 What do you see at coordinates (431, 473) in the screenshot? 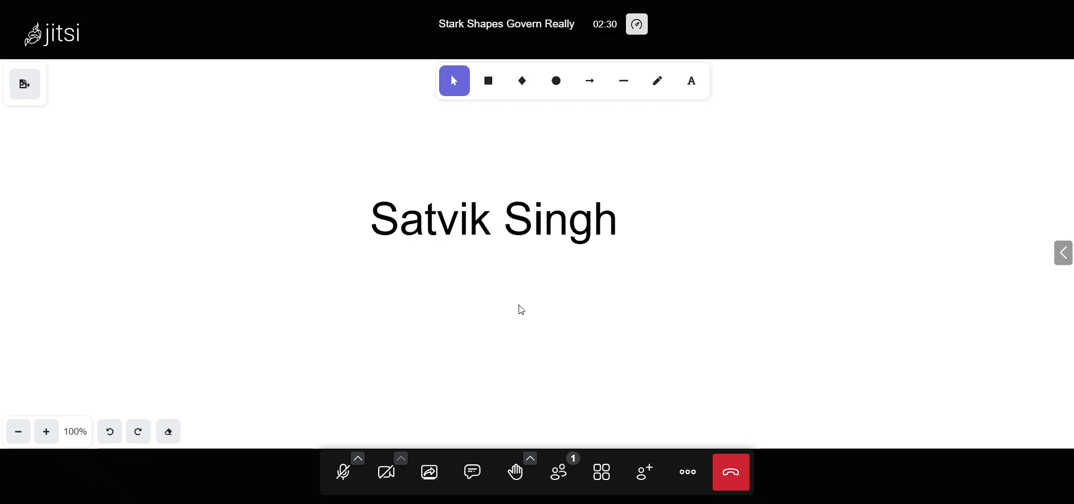
I see `screen share` at bounding box center [431, 473].